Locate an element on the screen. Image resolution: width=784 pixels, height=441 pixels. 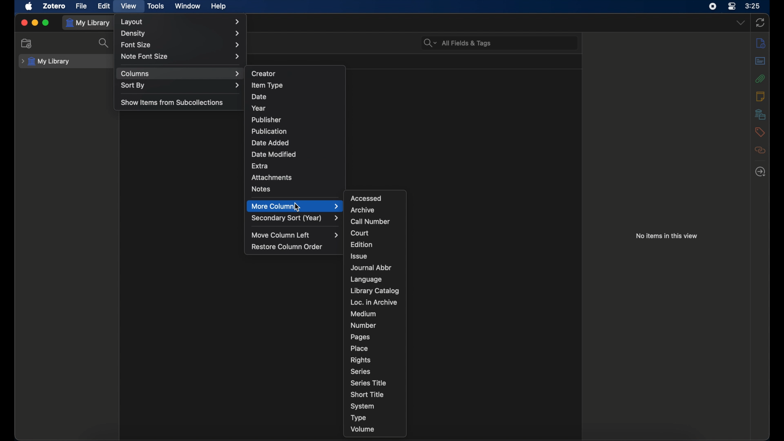
restore column order is located at coordinates (287, 247).